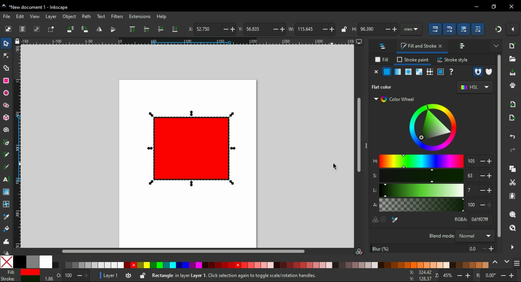  I want to click on visibility, so click(128, 276).